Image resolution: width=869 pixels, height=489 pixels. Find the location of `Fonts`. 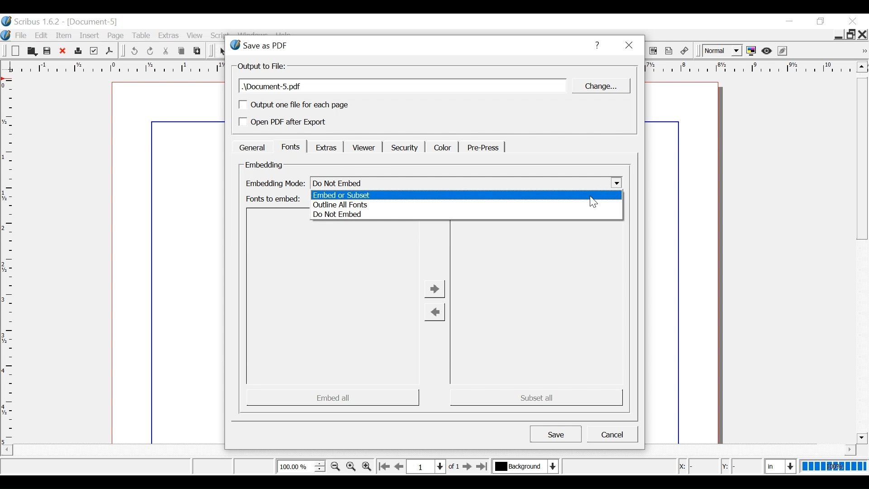

Fonts is located at coordinates (290, 146).